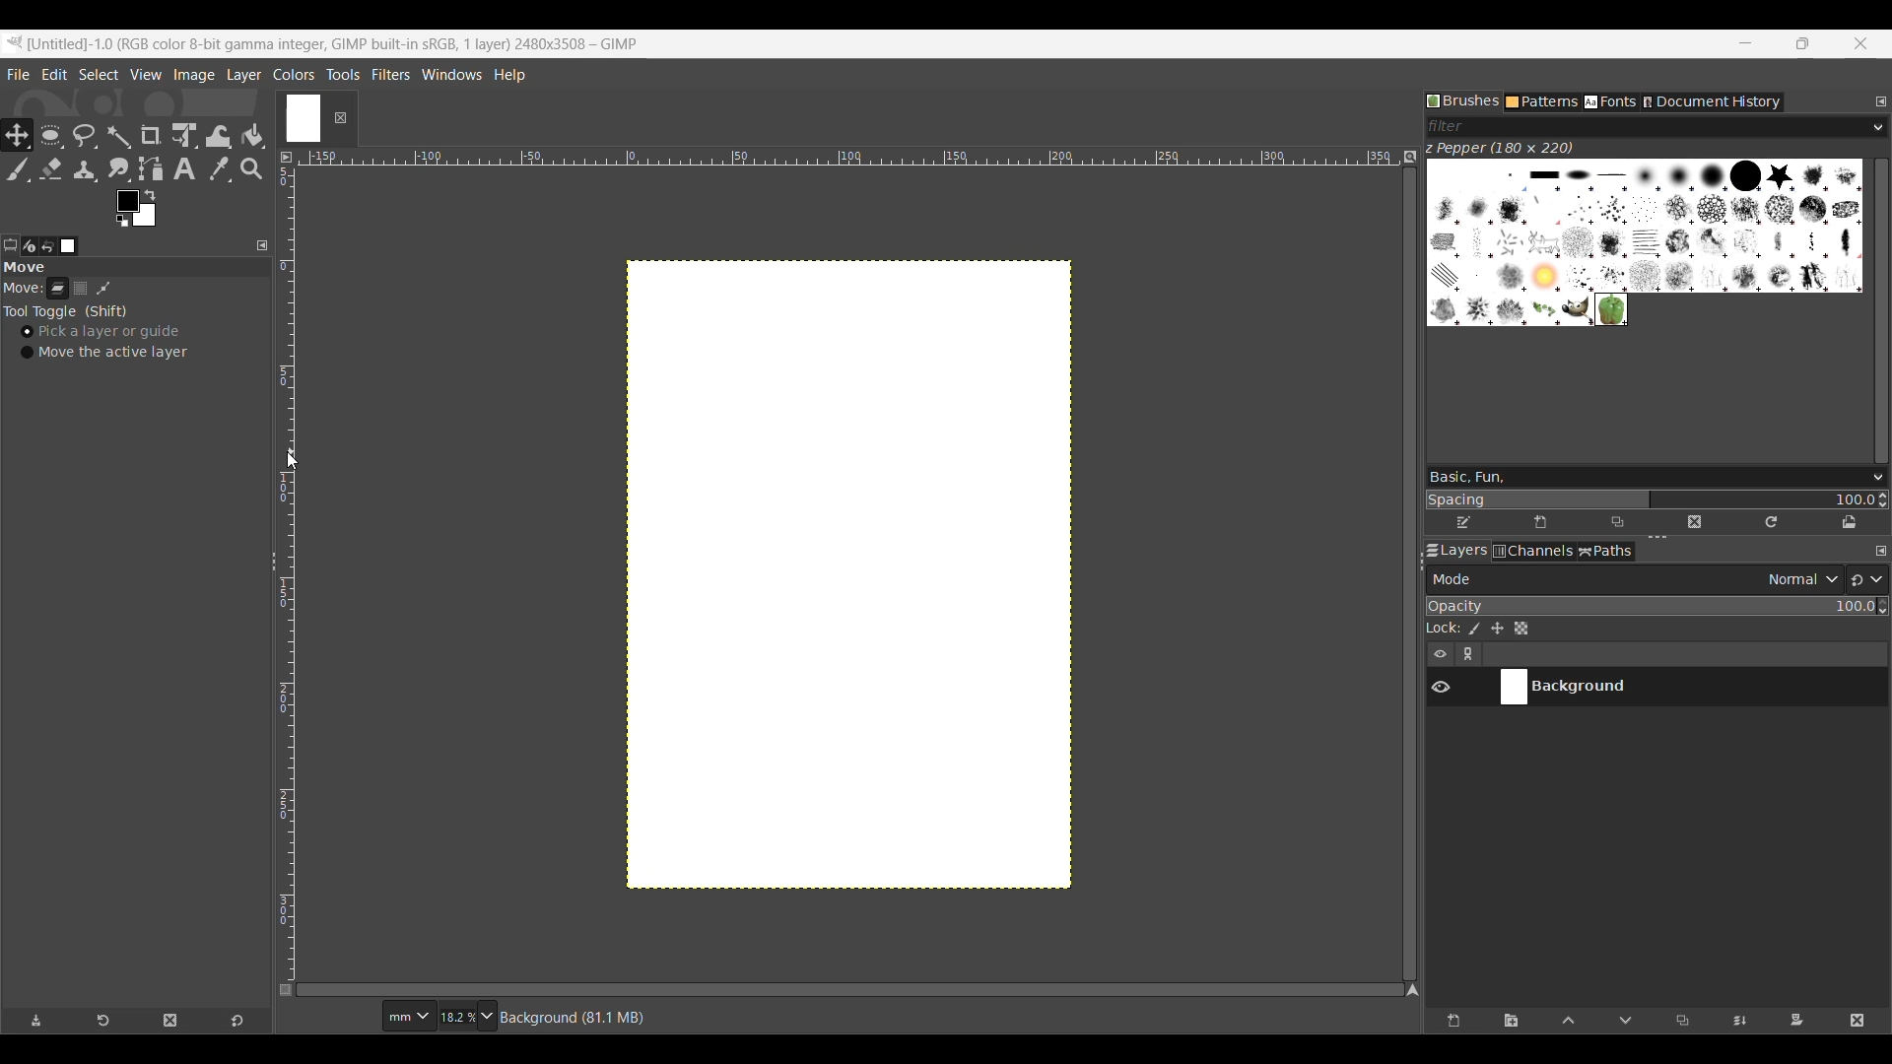 The height and width of the screenshot is (1064, 1892). Describe the element at coordinates (15, 169) in the screenshot. I see `Paintbrush tool` at that location.